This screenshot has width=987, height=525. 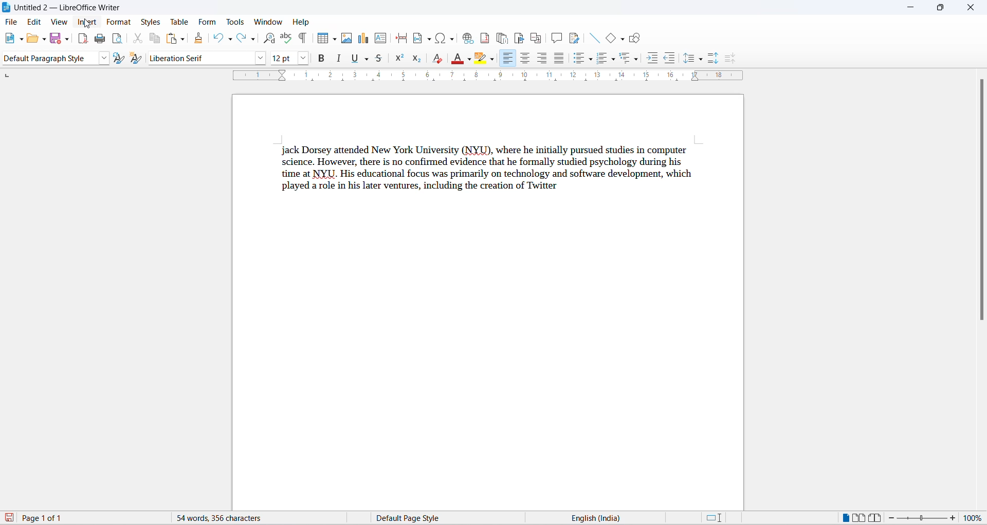 What do you see at coordinates (615, 62) in the screenshot?
I see `toggle ordered list options` at bounding box center [615, 62].